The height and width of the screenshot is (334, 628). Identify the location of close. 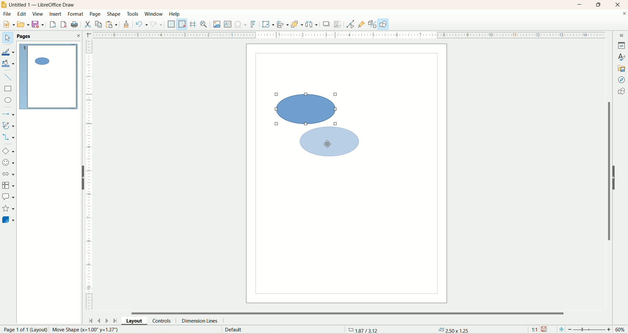
(78, 36).